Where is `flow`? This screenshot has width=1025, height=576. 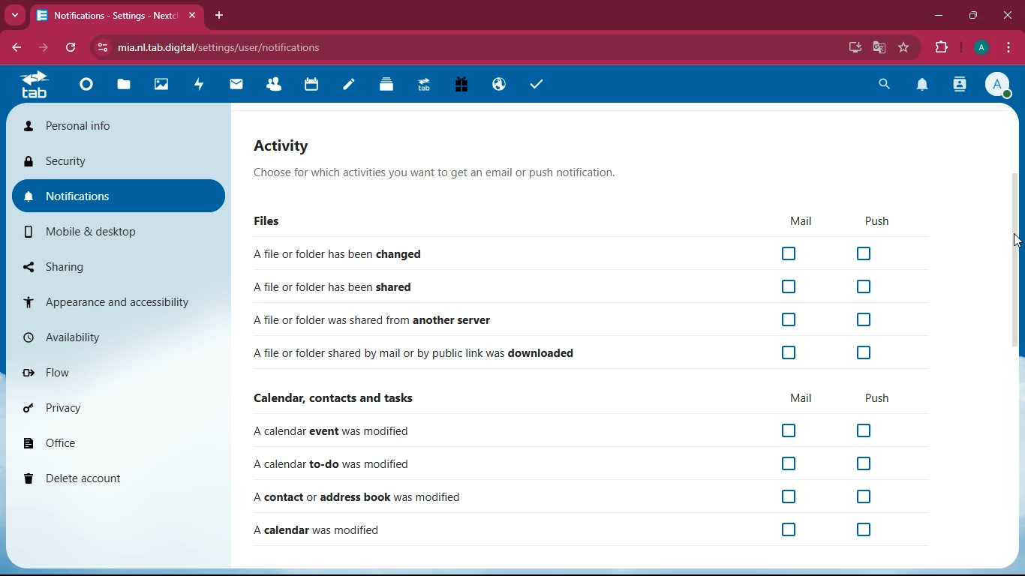 flow is located at coordinates (119, 373).